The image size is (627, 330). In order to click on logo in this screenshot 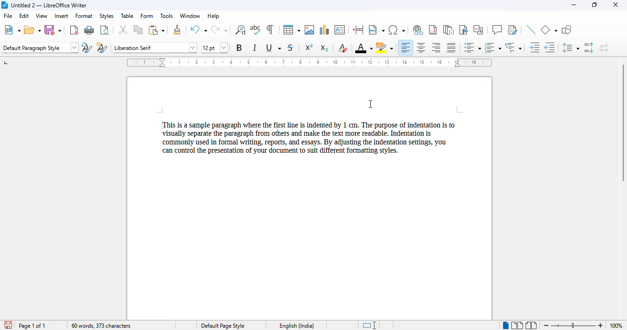, I will do `click(4, 5)`.